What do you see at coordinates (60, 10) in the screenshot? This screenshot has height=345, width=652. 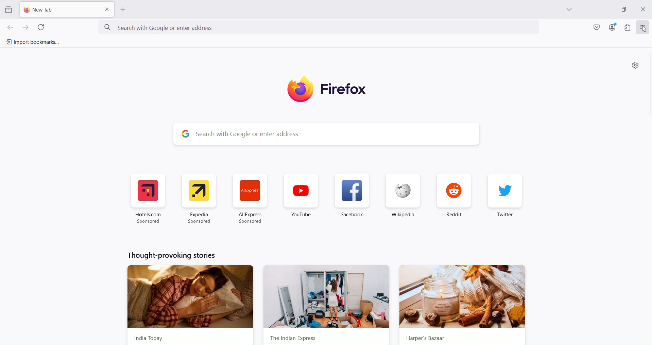 I see `Add new tab` at bounding box center [60, 10].